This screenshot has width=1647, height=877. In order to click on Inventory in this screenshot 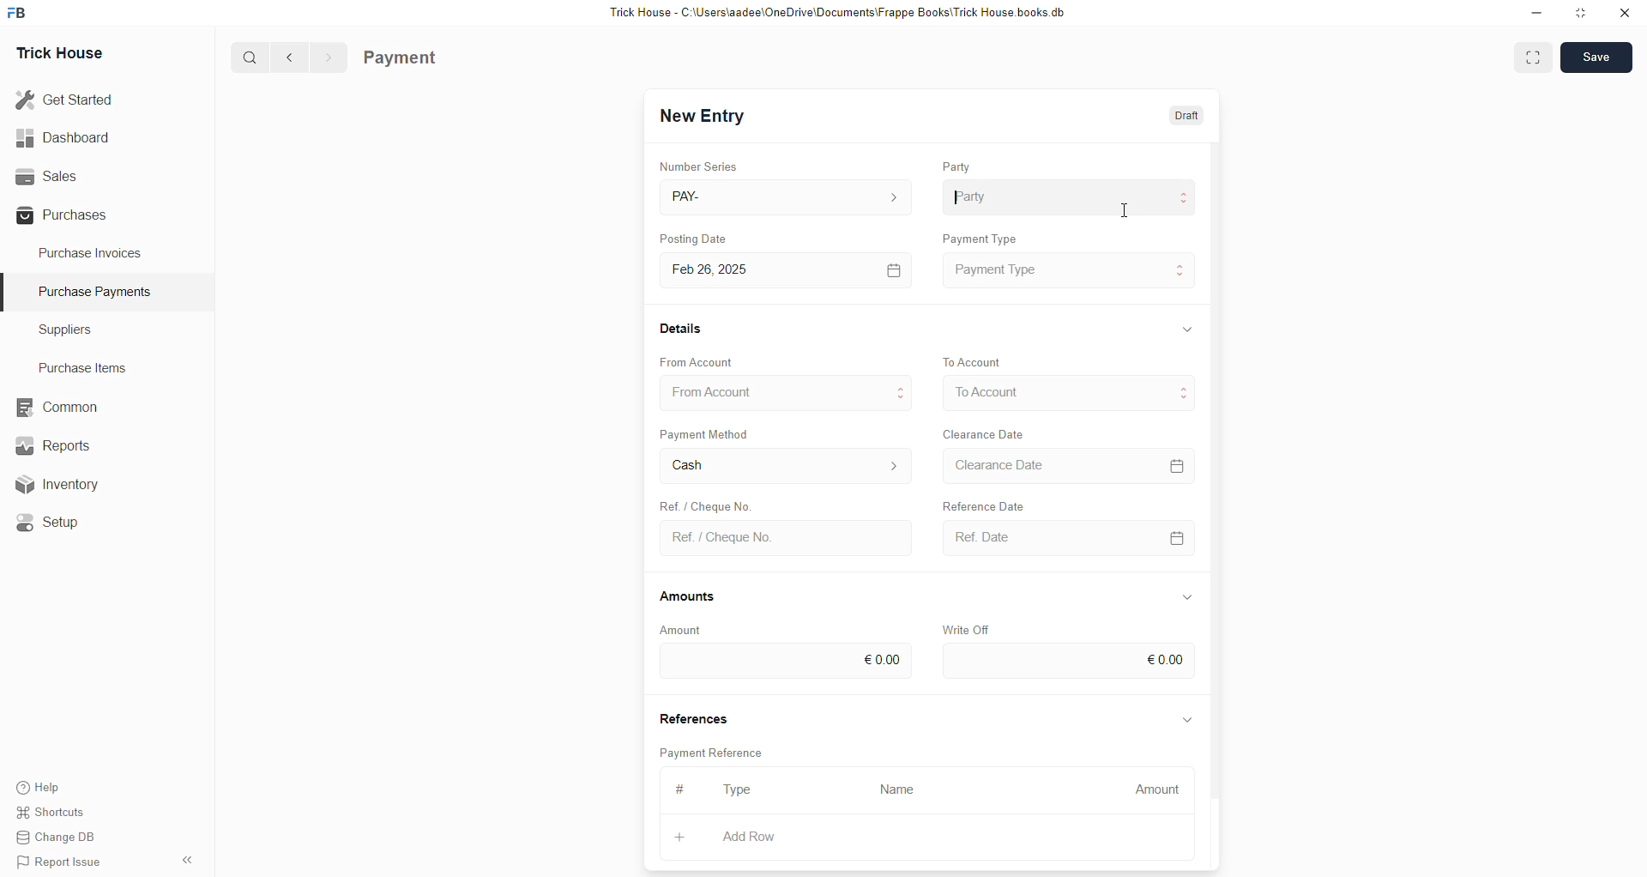, I will do `click(58, 483)`.